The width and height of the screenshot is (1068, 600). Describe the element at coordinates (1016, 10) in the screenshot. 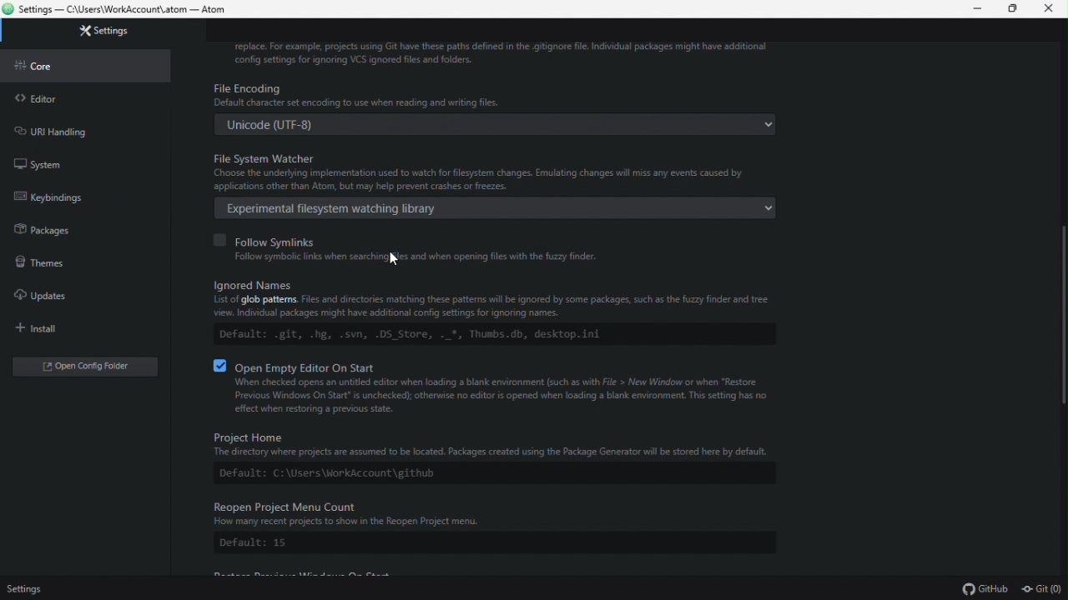

I see `restore` at that location.